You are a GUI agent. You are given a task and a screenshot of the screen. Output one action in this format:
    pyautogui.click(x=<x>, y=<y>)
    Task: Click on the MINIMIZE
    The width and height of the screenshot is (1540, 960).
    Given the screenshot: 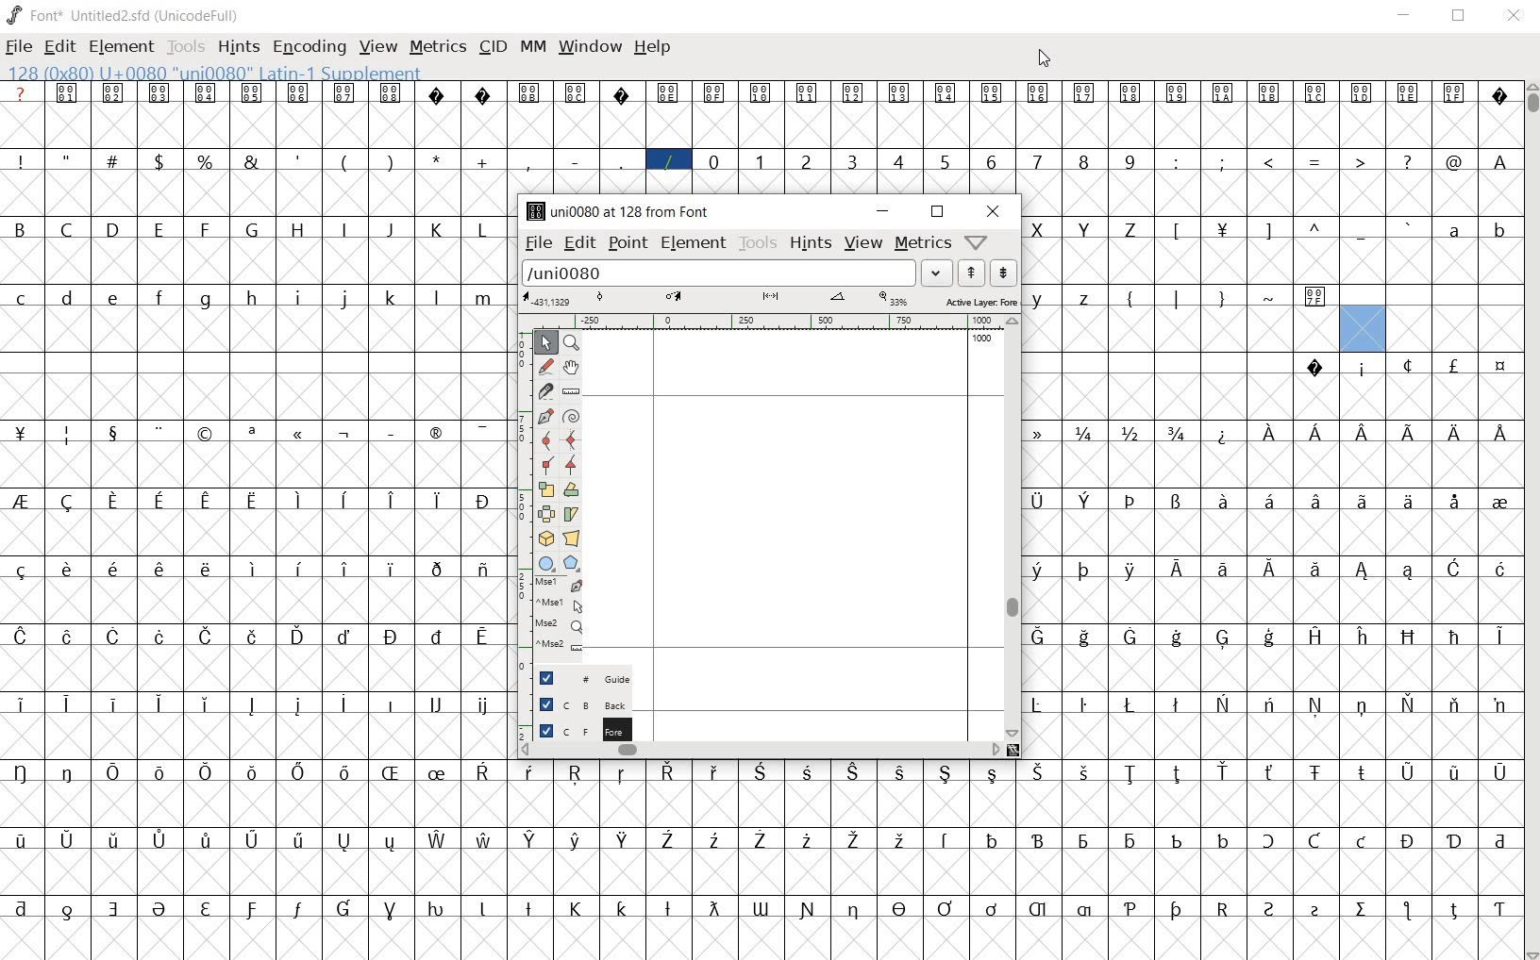 What is the action you would take?
    pyautogui.click(x=1406, y=14)
    